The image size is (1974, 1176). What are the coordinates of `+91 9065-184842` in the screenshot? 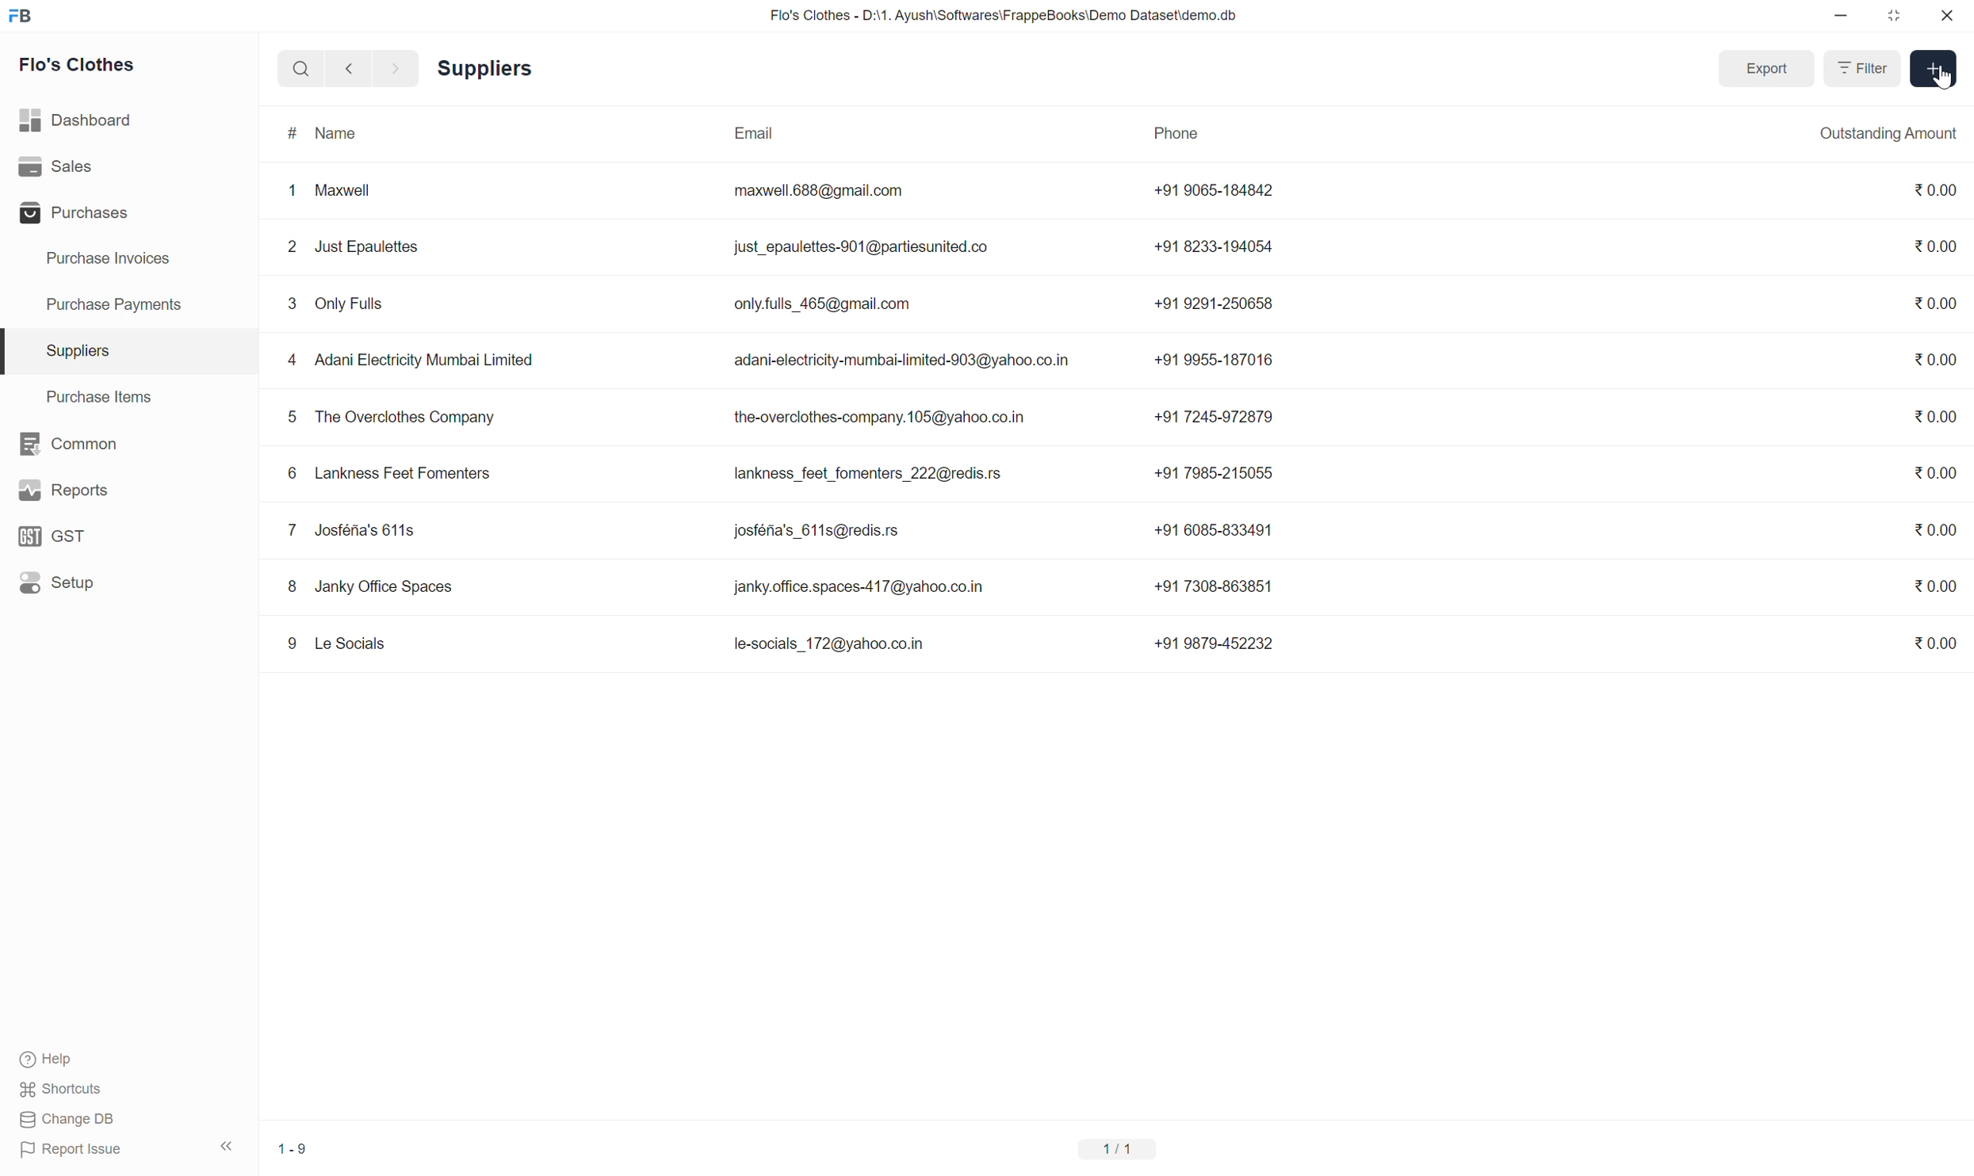 It's located at (1215, 191).